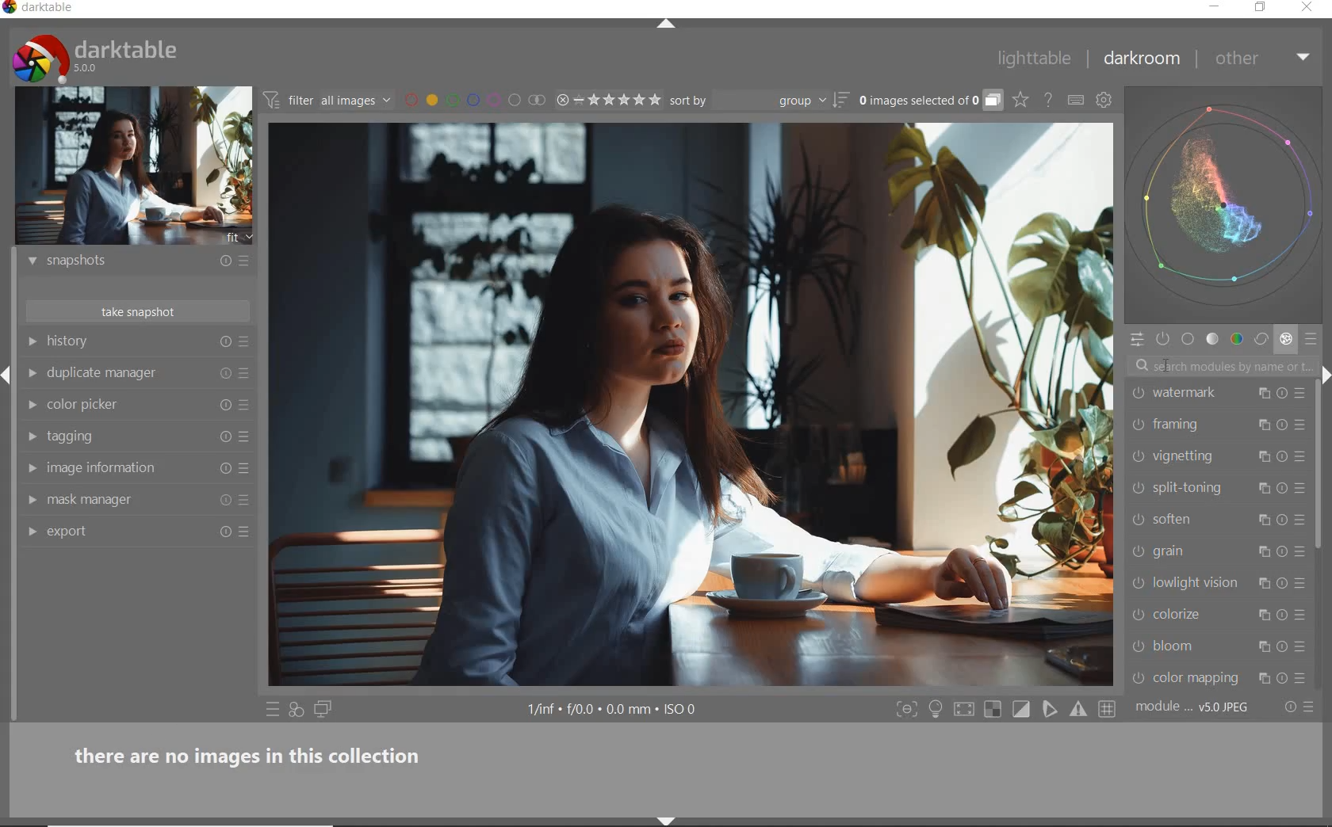  I want to click on reset, so click(225, 343).